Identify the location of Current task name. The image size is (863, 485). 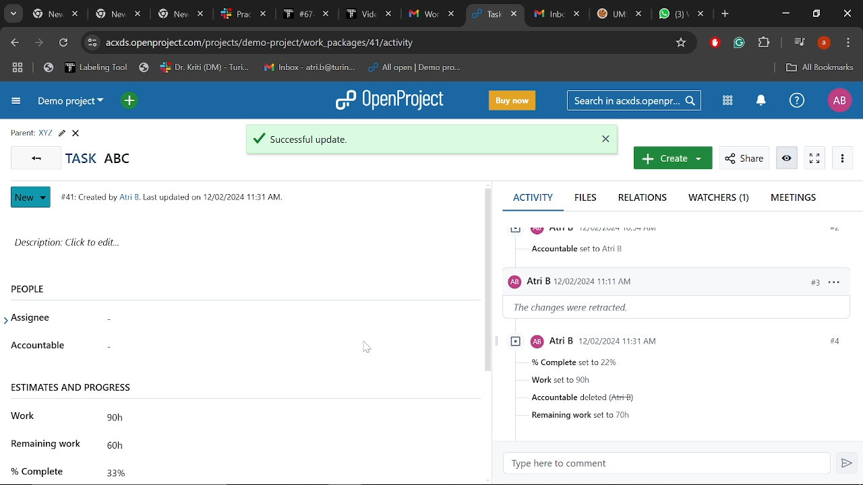
(103, 158).